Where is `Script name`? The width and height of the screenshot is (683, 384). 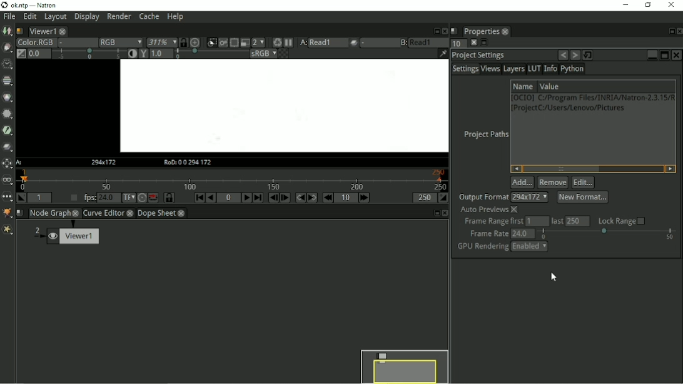
Script name is located at coordinates (21, 31).